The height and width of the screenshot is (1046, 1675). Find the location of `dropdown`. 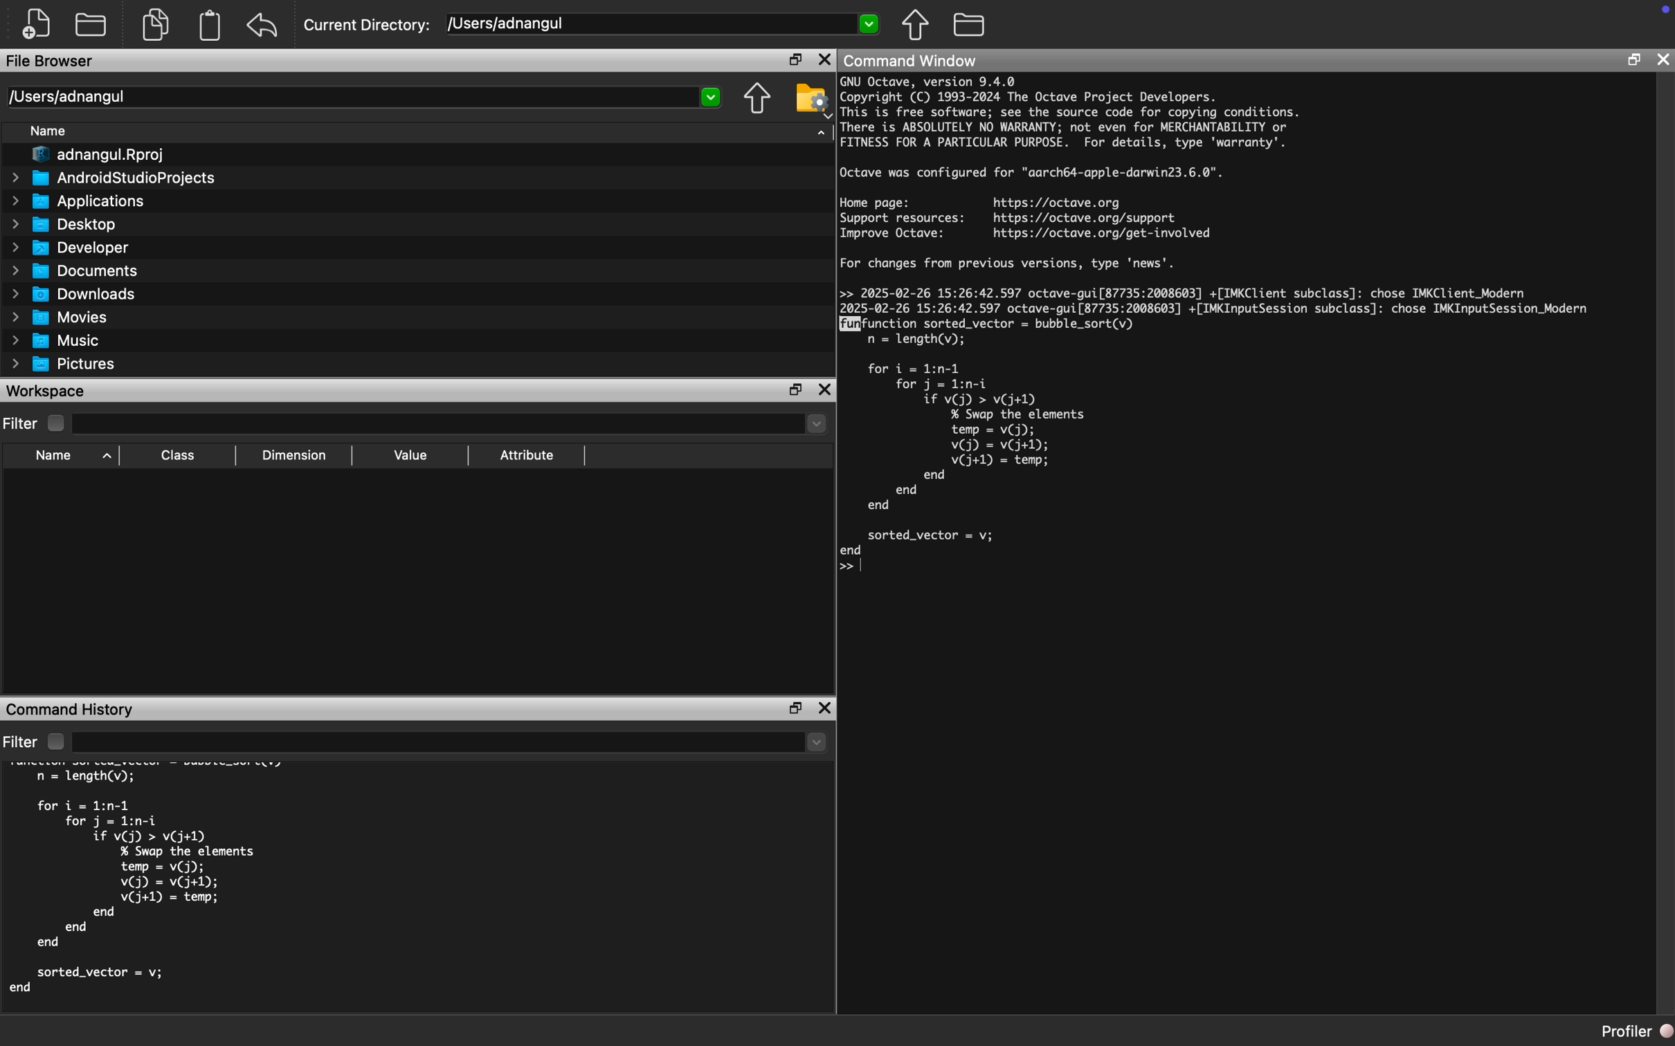

dropdown is located at coordinates (451, 742).